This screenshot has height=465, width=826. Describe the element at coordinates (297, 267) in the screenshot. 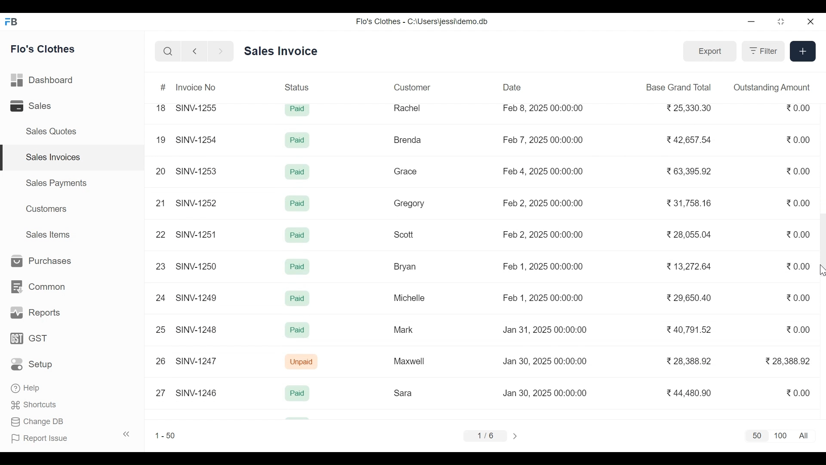

I see `Paid` at that location.